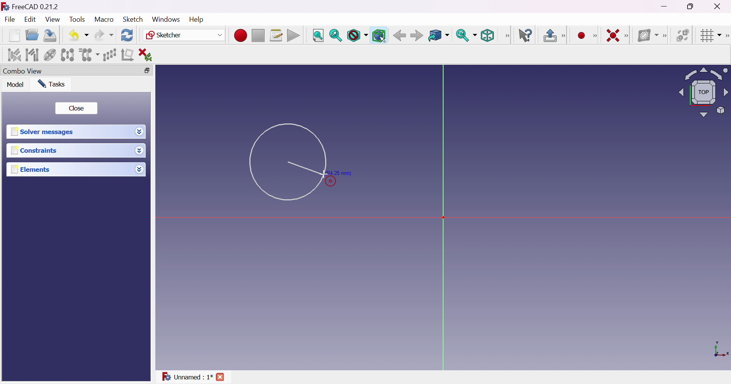 The height and width of the screenshot is (384, 731). I want to click on Drop down, so click(139, 133).